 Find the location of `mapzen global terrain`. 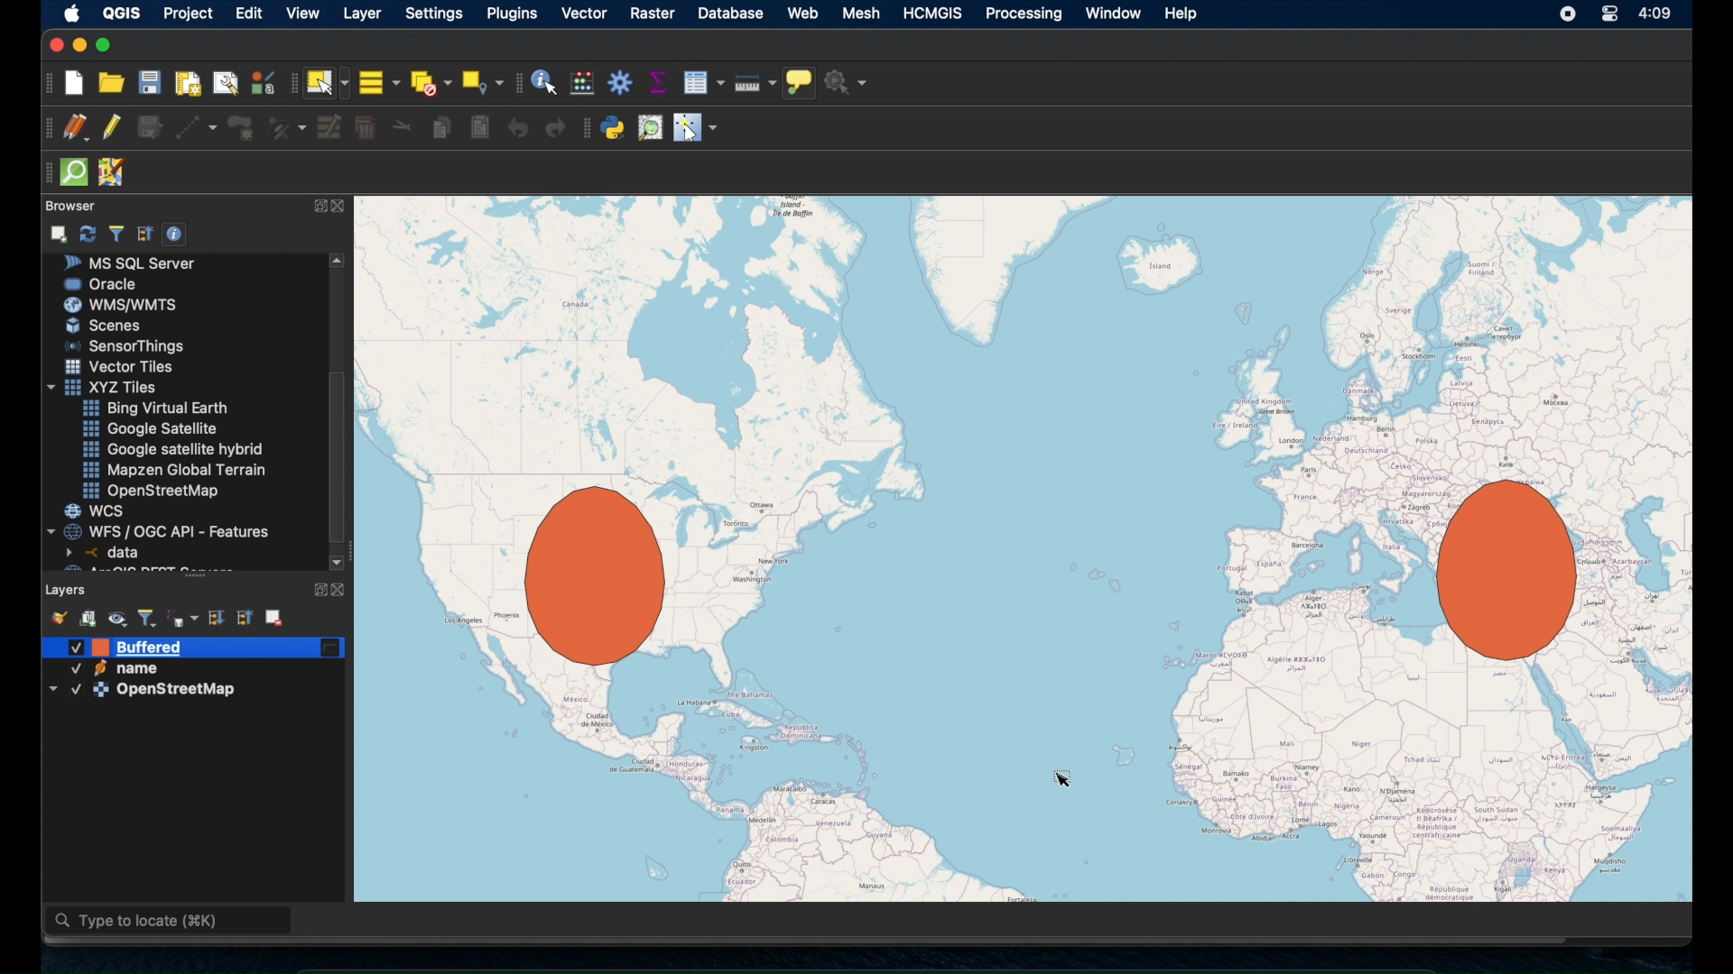

mapzen global terrain is located at coordinates (175, 469).